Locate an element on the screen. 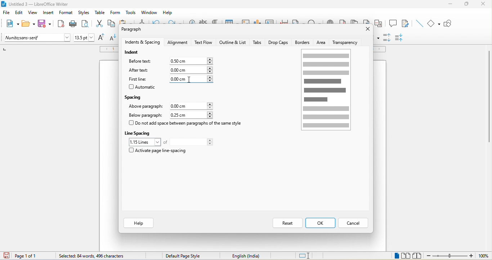 This screenshot has height=260, width=492. copy is located at coordinates (112, 24).